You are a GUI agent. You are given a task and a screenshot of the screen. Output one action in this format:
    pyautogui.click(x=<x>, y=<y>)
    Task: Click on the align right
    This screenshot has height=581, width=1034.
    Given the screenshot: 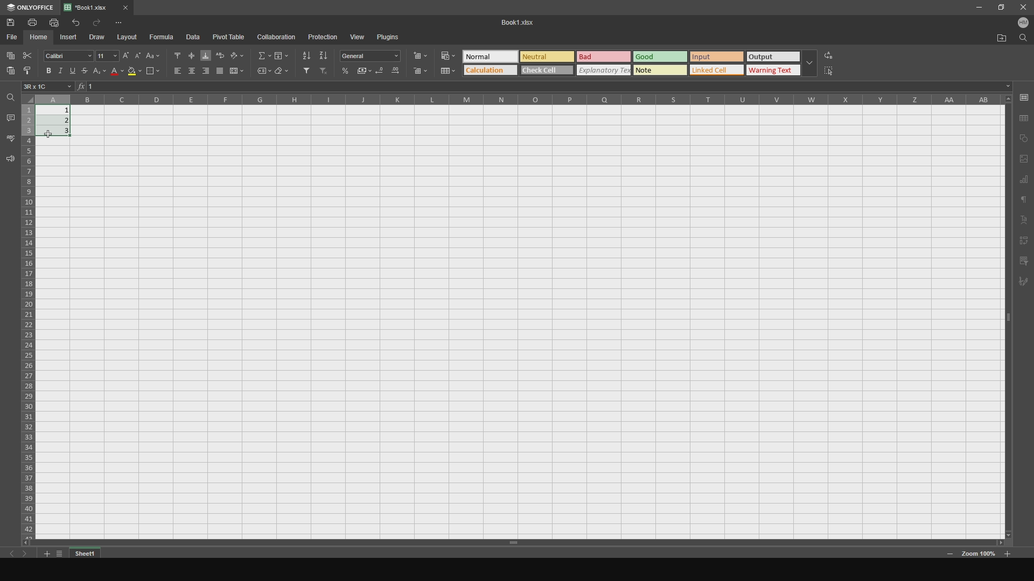 What is the action you would take?
    pyautogui.click(x=205, y=72)
    